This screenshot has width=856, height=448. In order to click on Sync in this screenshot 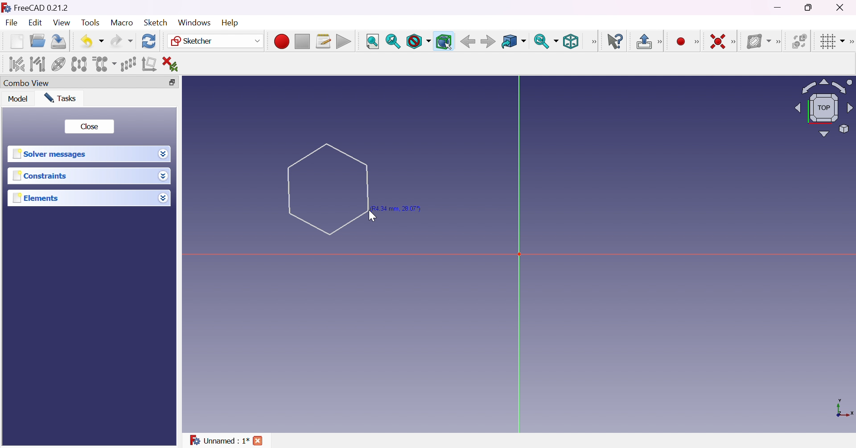, I will do `click(546, 41)`.